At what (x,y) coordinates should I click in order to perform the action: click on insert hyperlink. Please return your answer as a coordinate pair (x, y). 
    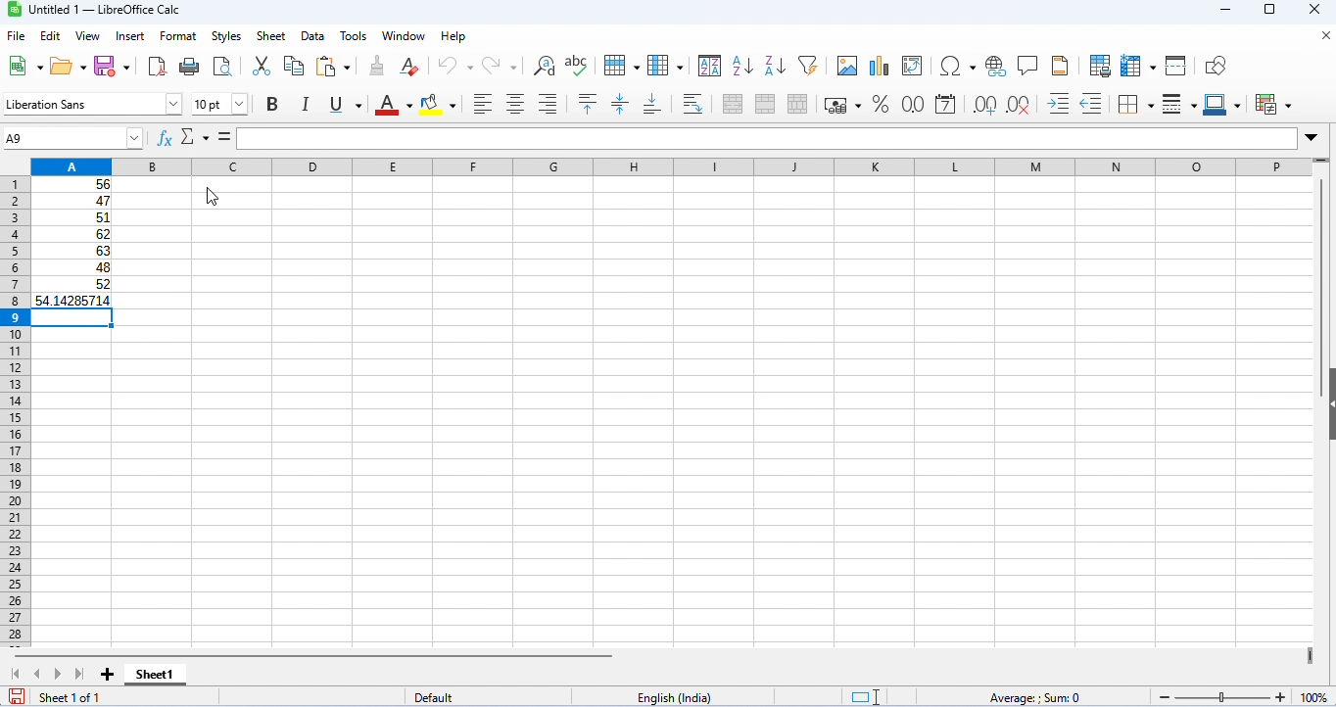
    Looking at the image, I should click on (997, 67).